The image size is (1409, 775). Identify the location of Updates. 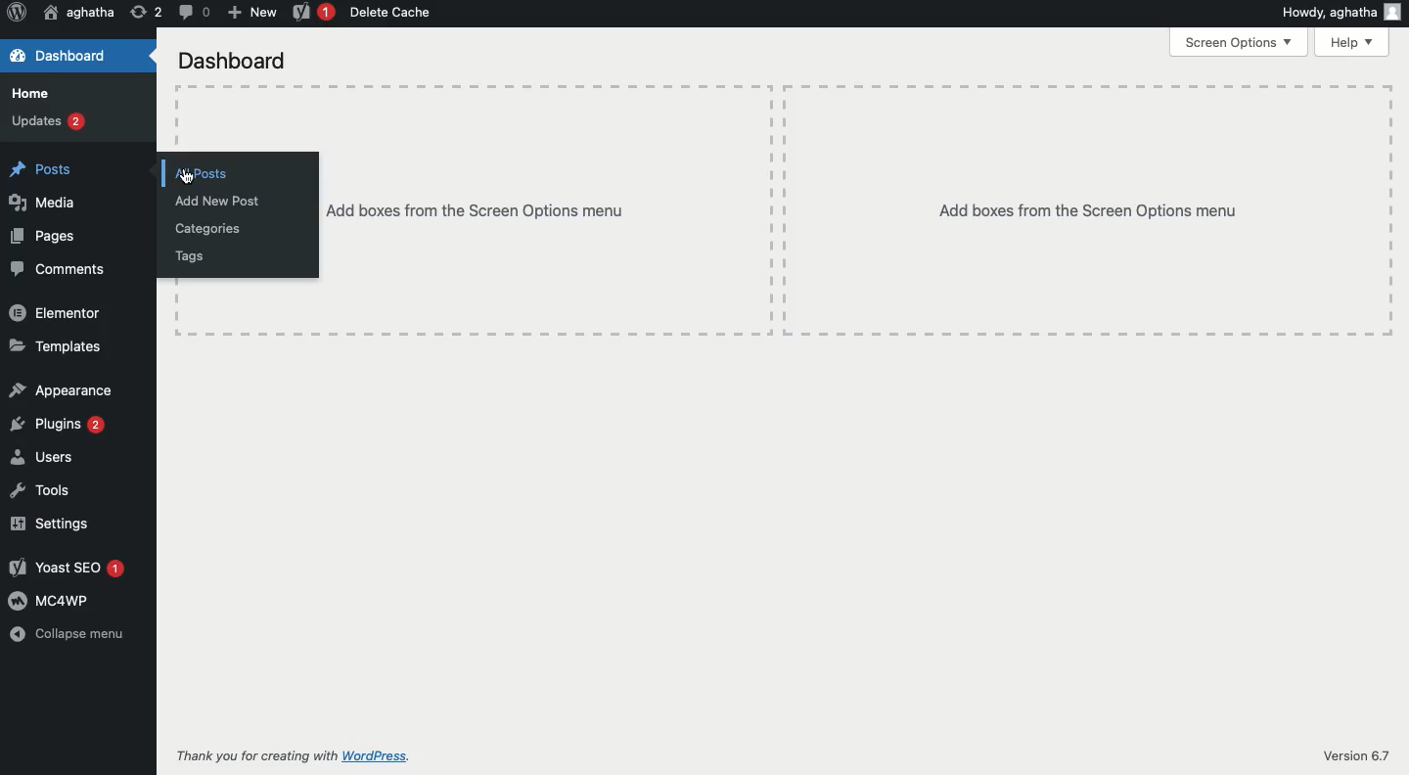
(48, 120).